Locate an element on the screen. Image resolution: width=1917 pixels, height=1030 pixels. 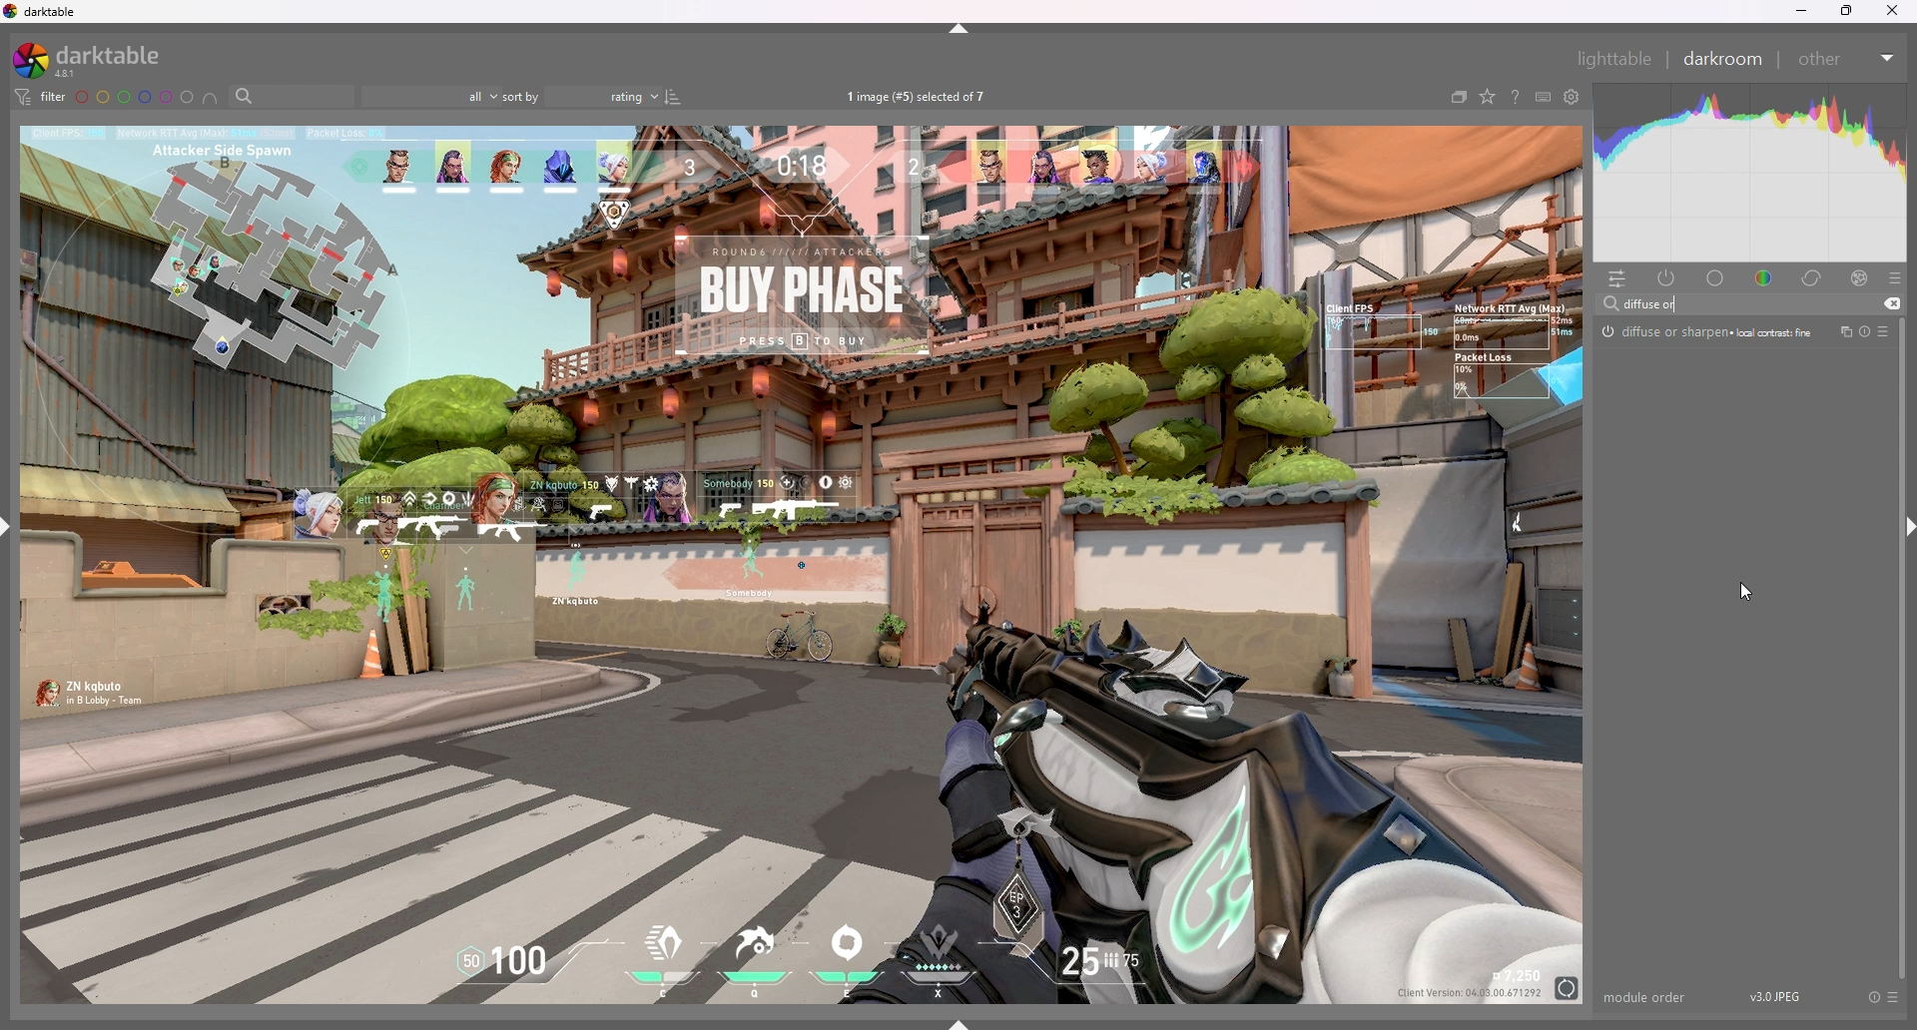
presets is located at coordinates (1883, 332).